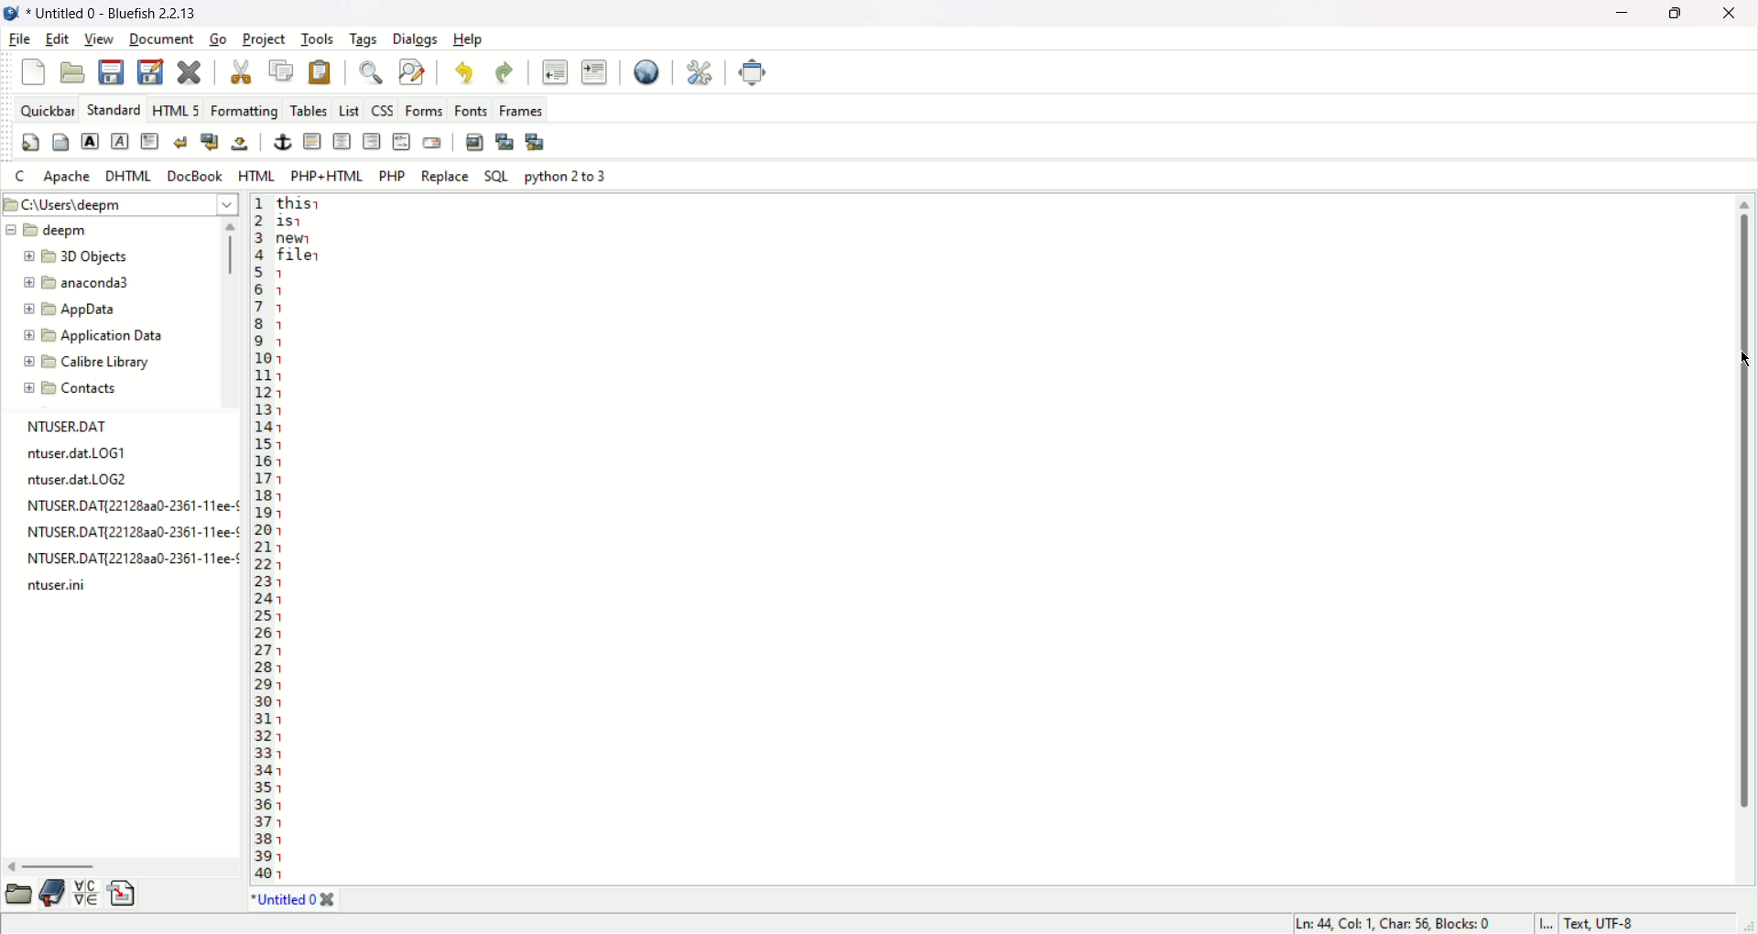  I want to click on indent, so click(594, 74).